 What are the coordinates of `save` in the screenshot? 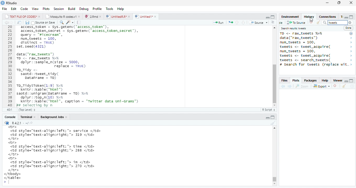 It's located at (289, 22).